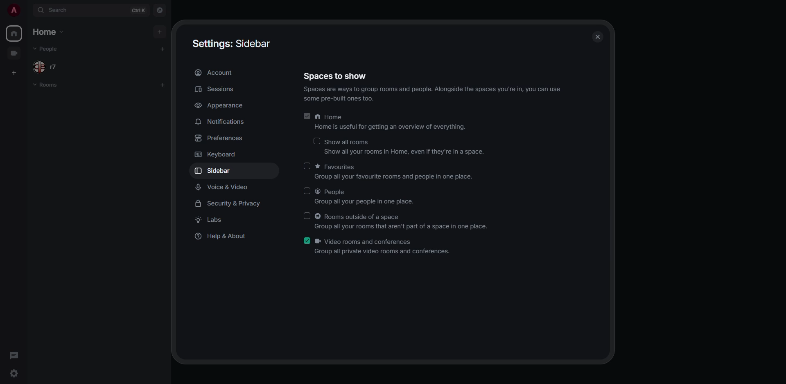  I want to click on preferences, so click(220, 140).